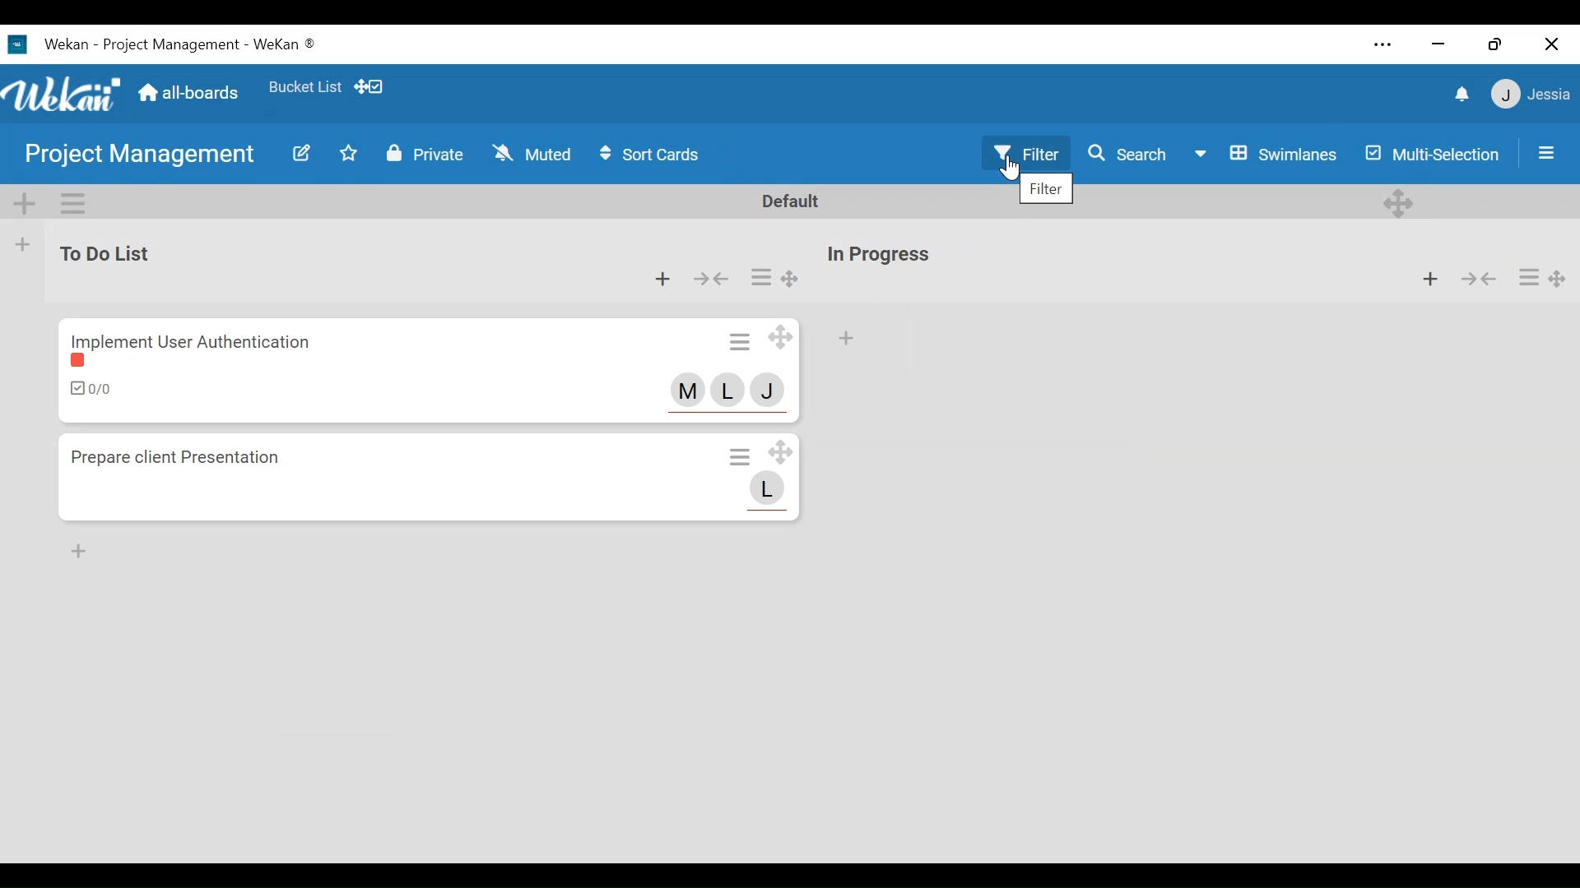 The width and height of the screenshot is (1580, 888). What do you see at coordinates (736, 343) in the screenshot?
I see `Card actions` at bounding box center [736, 343].